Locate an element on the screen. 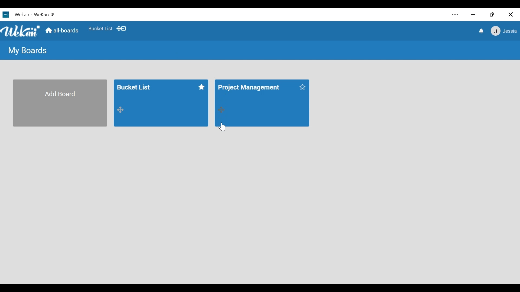 Image resolution: width=520 pixels, height=292 pixels. board  1 is located at coordinates (161, 103).